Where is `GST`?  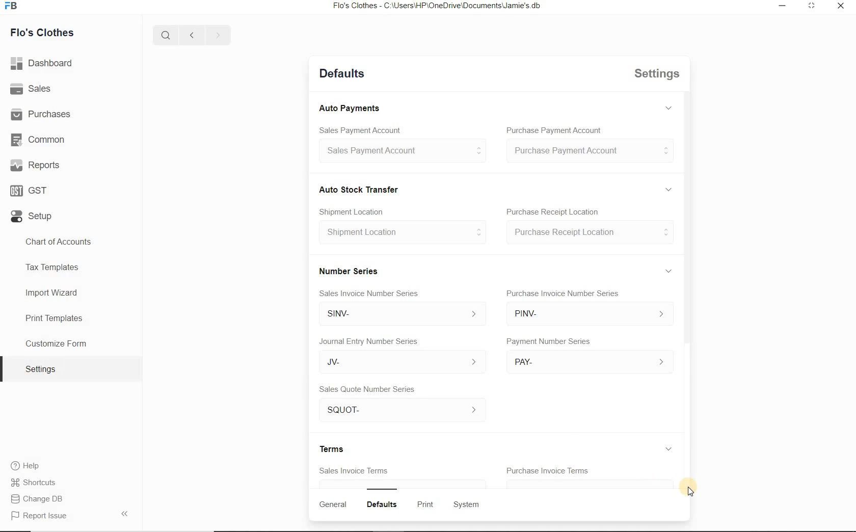
GST is located at coordinates (28, 191).